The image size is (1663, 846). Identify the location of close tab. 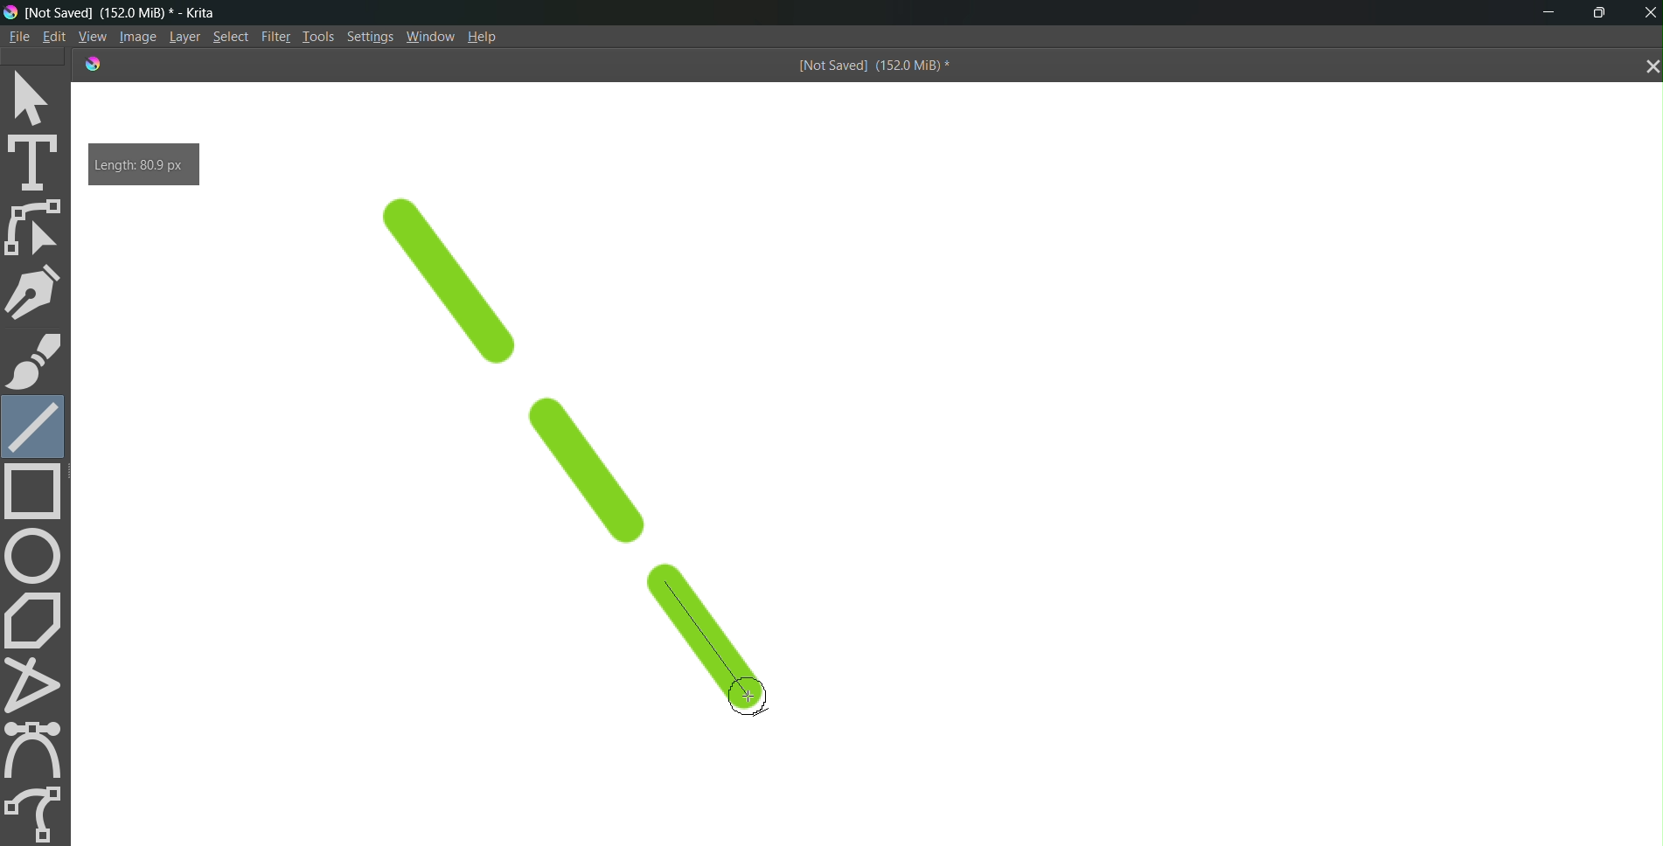
(1647, 67).